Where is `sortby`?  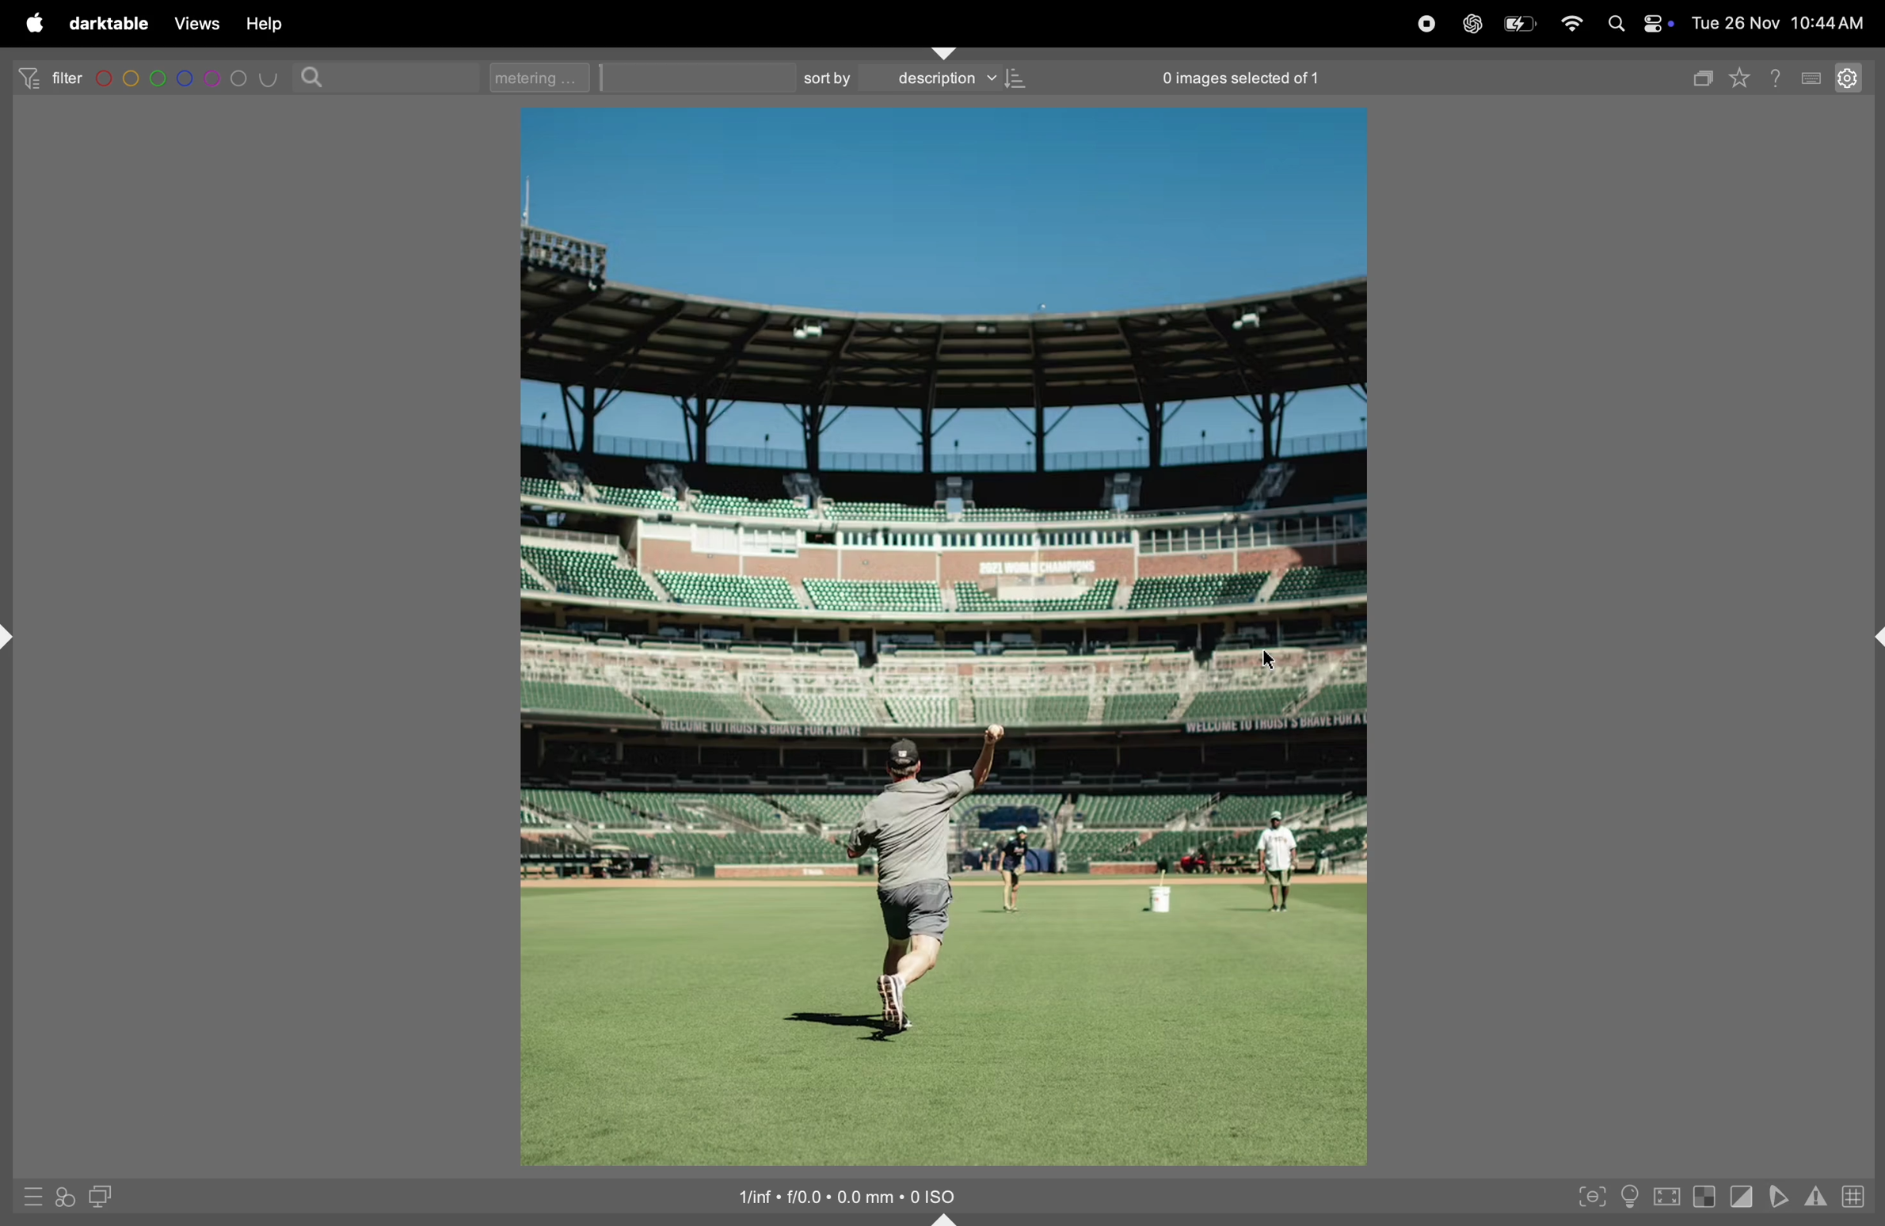
sortby is located at coordinates (823, 78).